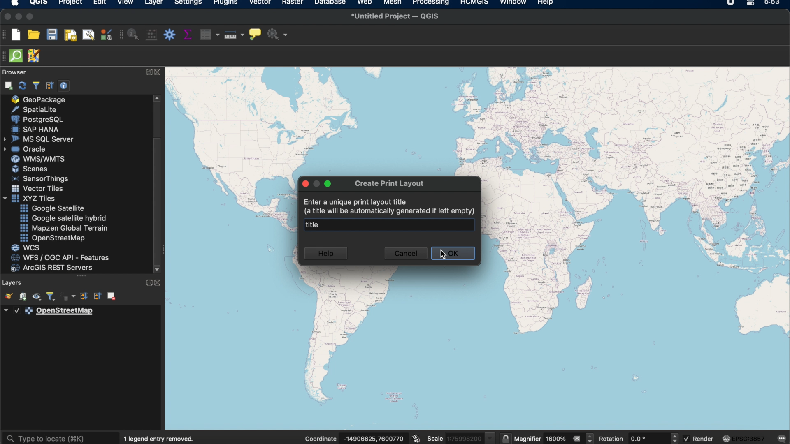 The height and width of the screenshot is (444, 790). I want to click on view, so click(125, 4).